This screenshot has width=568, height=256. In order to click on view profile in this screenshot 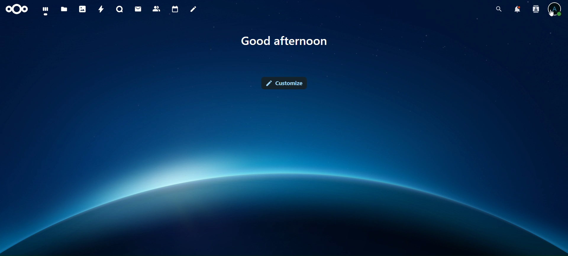, I will do `click(556, 6)`.